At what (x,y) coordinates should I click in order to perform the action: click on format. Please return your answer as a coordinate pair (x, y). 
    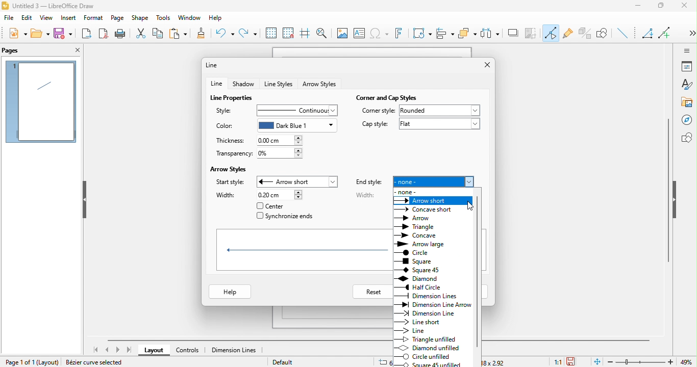
    Looking at the image, I should click on (92, 18).